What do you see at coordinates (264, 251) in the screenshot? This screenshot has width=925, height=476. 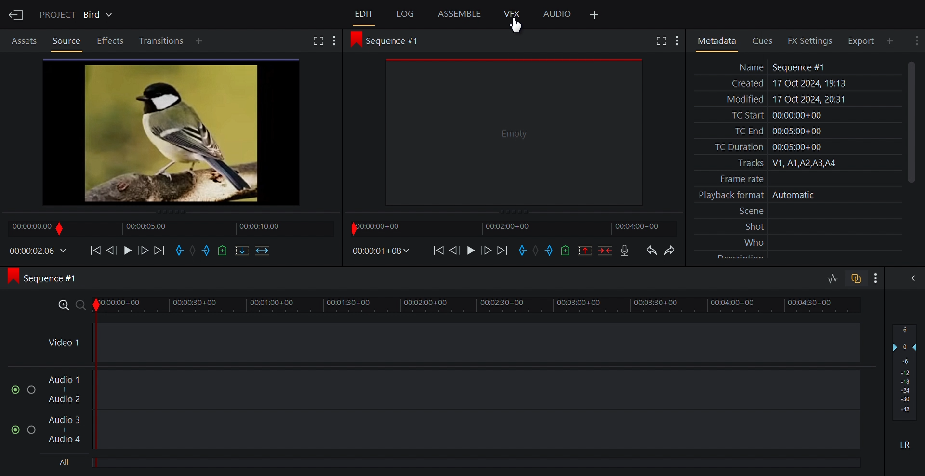 I see `Insert into the target sequence` at bounding box center [264, 251].